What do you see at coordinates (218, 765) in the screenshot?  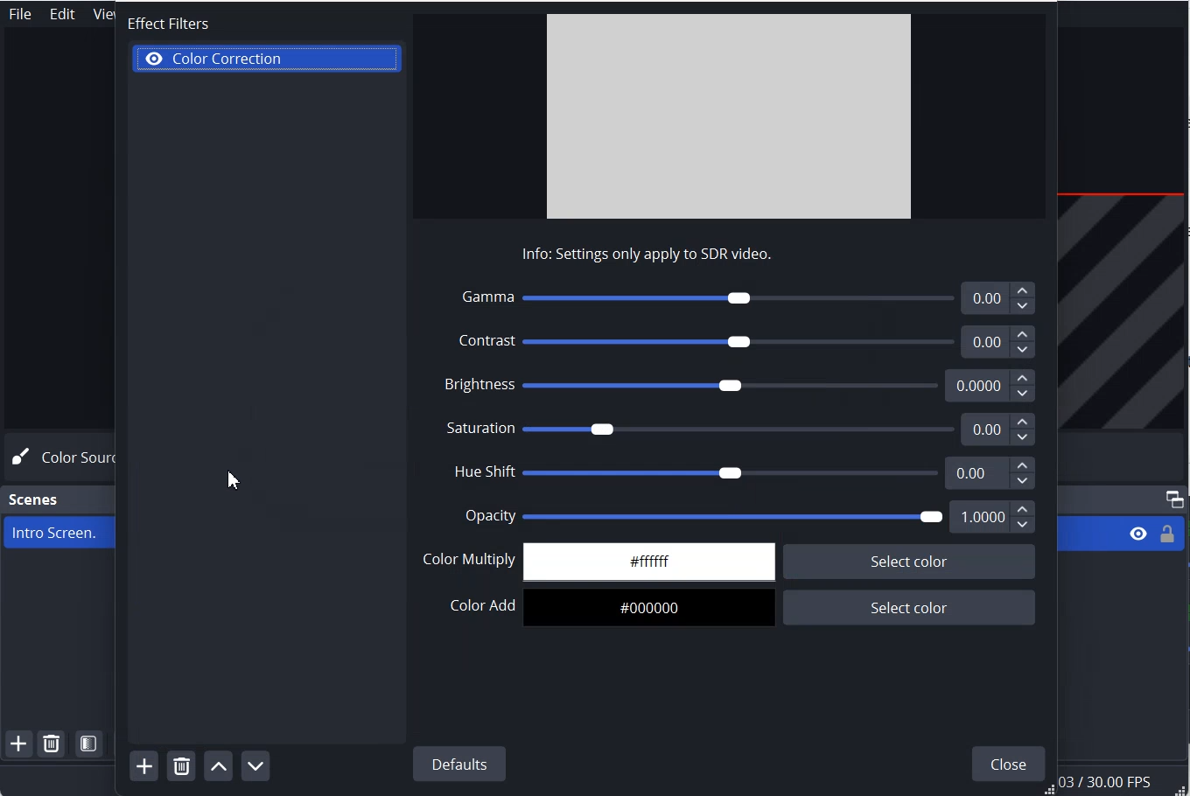 I see `Move filter up` at bounding box center [218, 765].